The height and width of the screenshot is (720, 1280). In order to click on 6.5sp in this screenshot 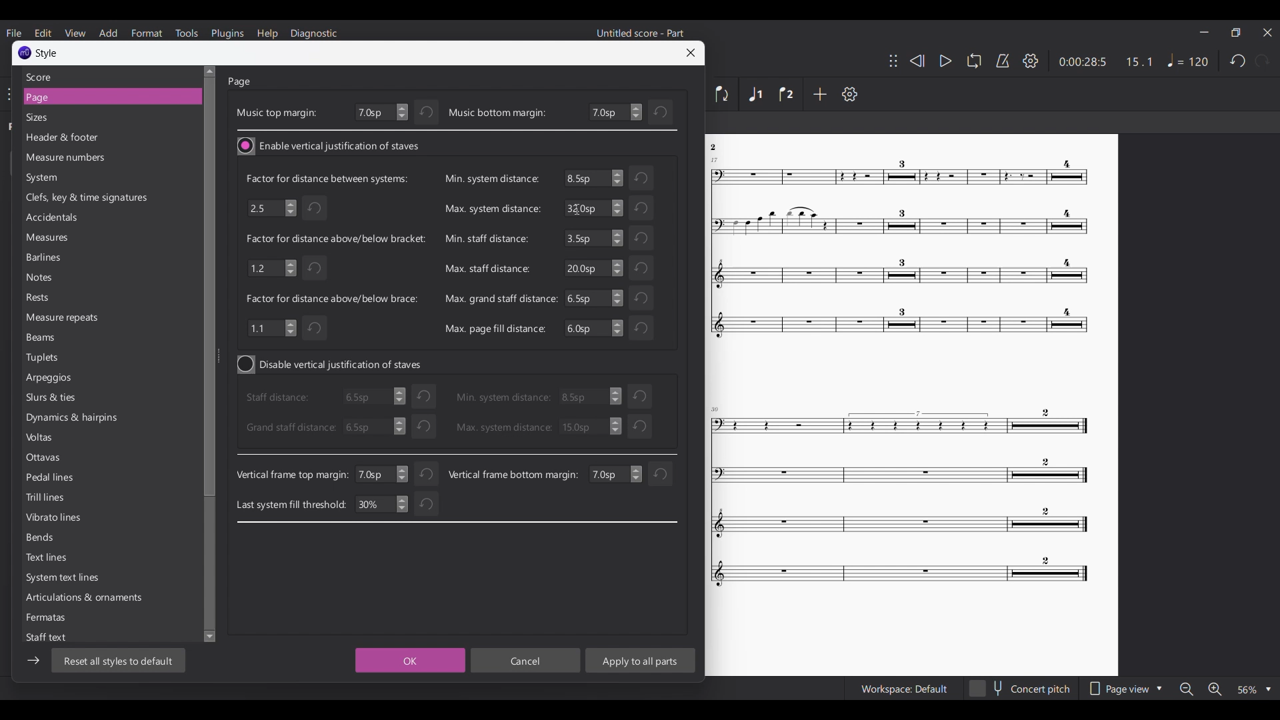, I will do `click(372, 427)`.